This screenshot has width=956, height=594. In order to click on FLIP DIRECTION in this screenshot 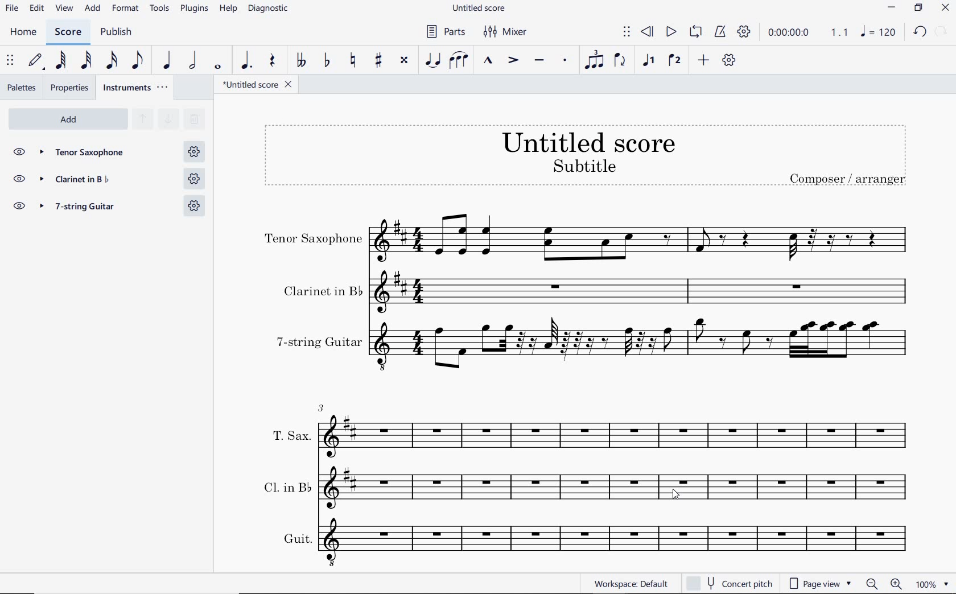, I will do `click(620, 61)`.